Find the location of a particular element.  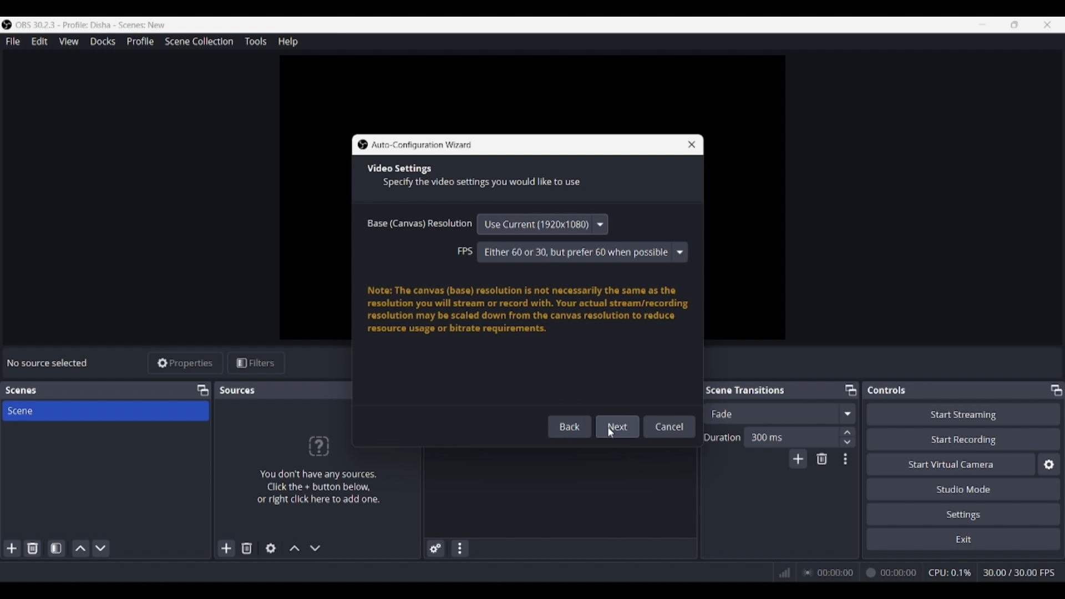

Float Scene transitions panel is located at coordinates (851, 390).